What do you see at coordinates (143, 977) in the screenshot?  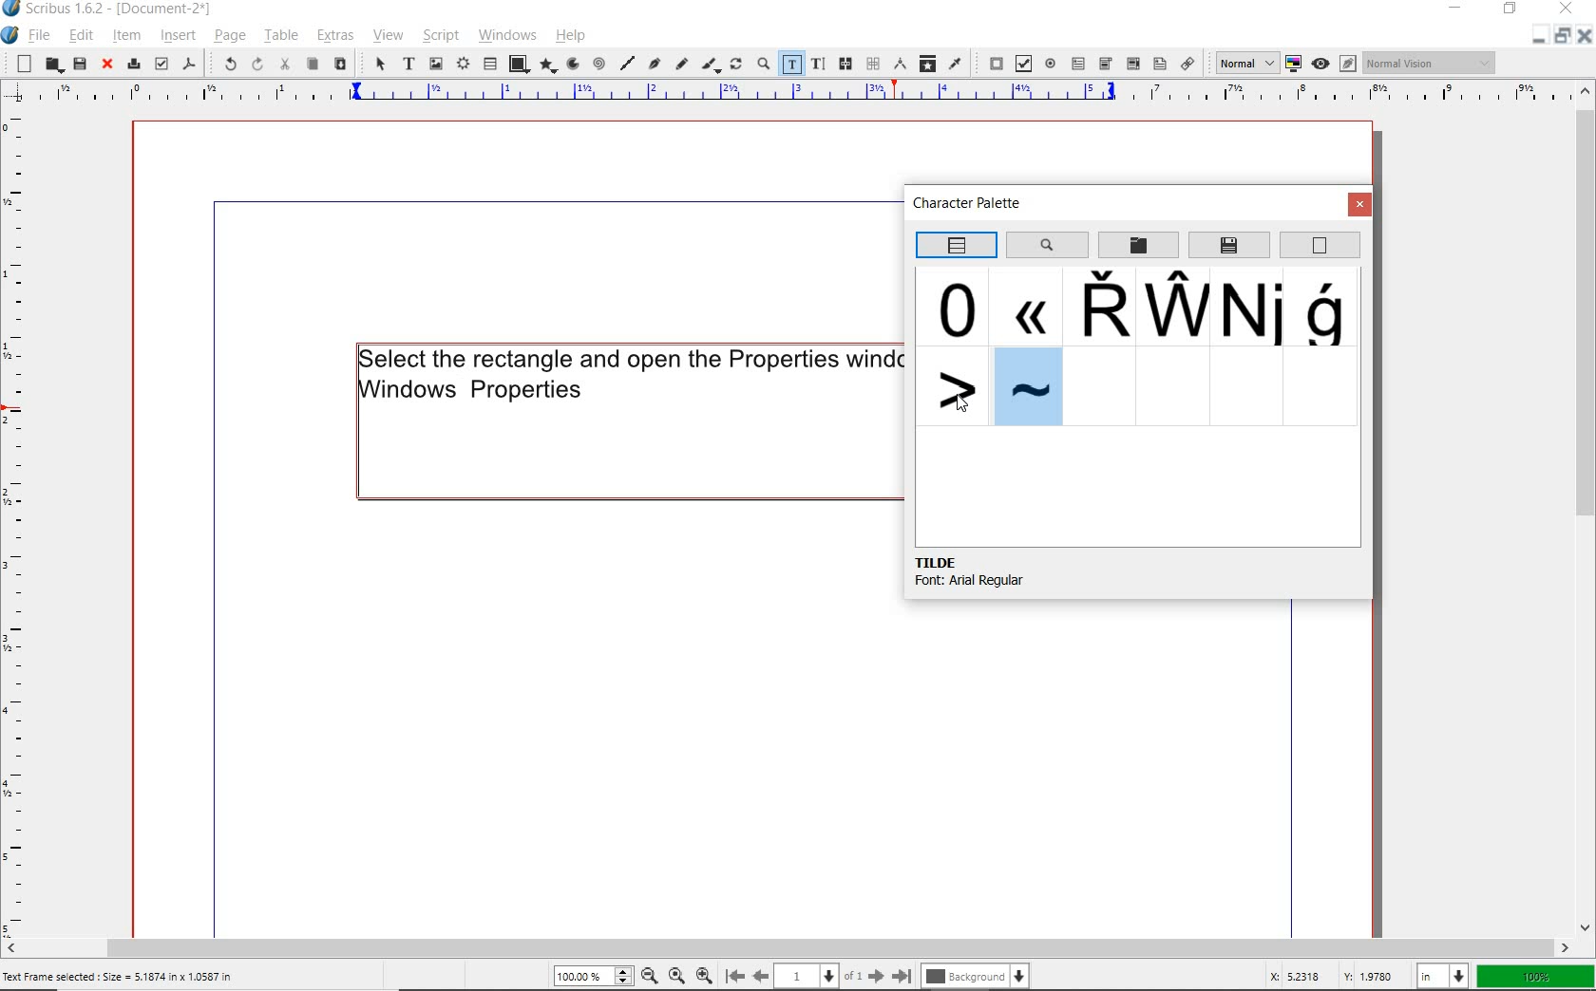 I see `Text Frame selected : Size = 5.1874 in x 1.0587 in` at bounding box center [143, 977].